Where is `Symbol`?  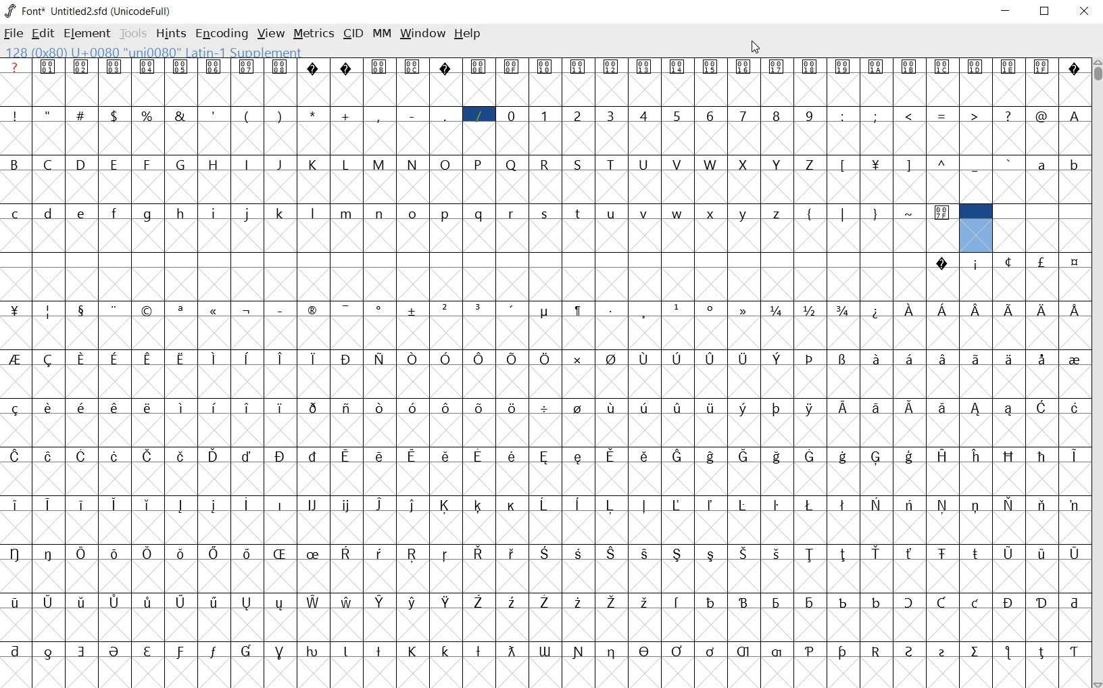 Symbol is located at coordinates (877, 310).